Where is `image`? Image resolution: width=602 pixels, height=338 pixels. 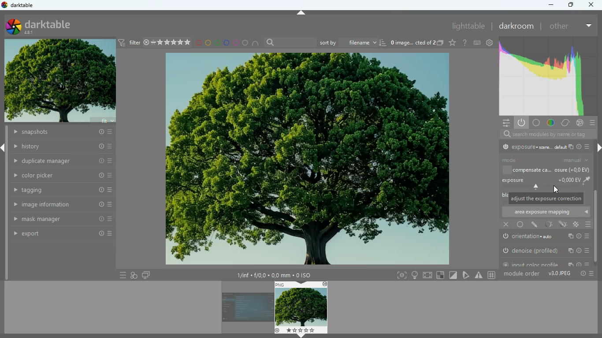
image is located at coordinates (60, 80).